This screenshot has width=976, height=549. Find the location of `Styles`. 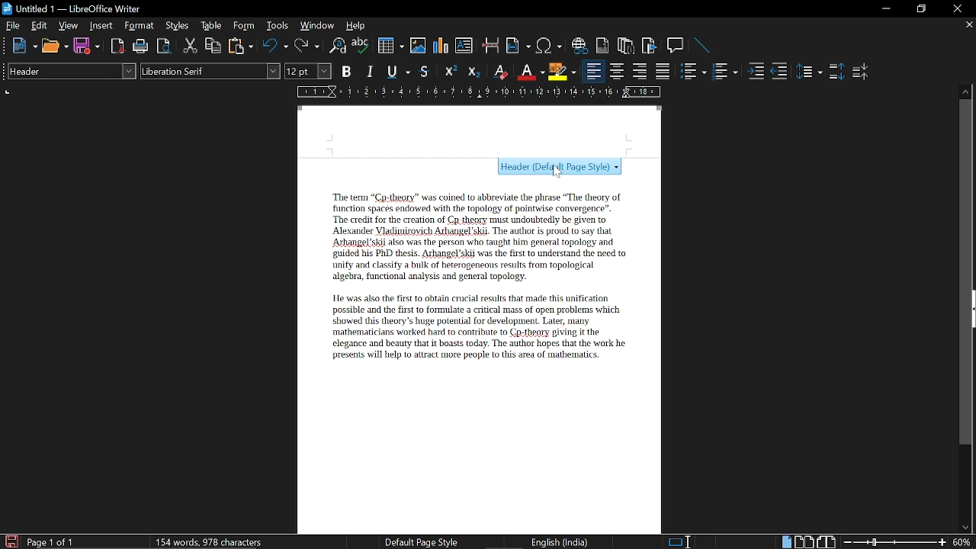

Styles is located at coordinates (178, 26).